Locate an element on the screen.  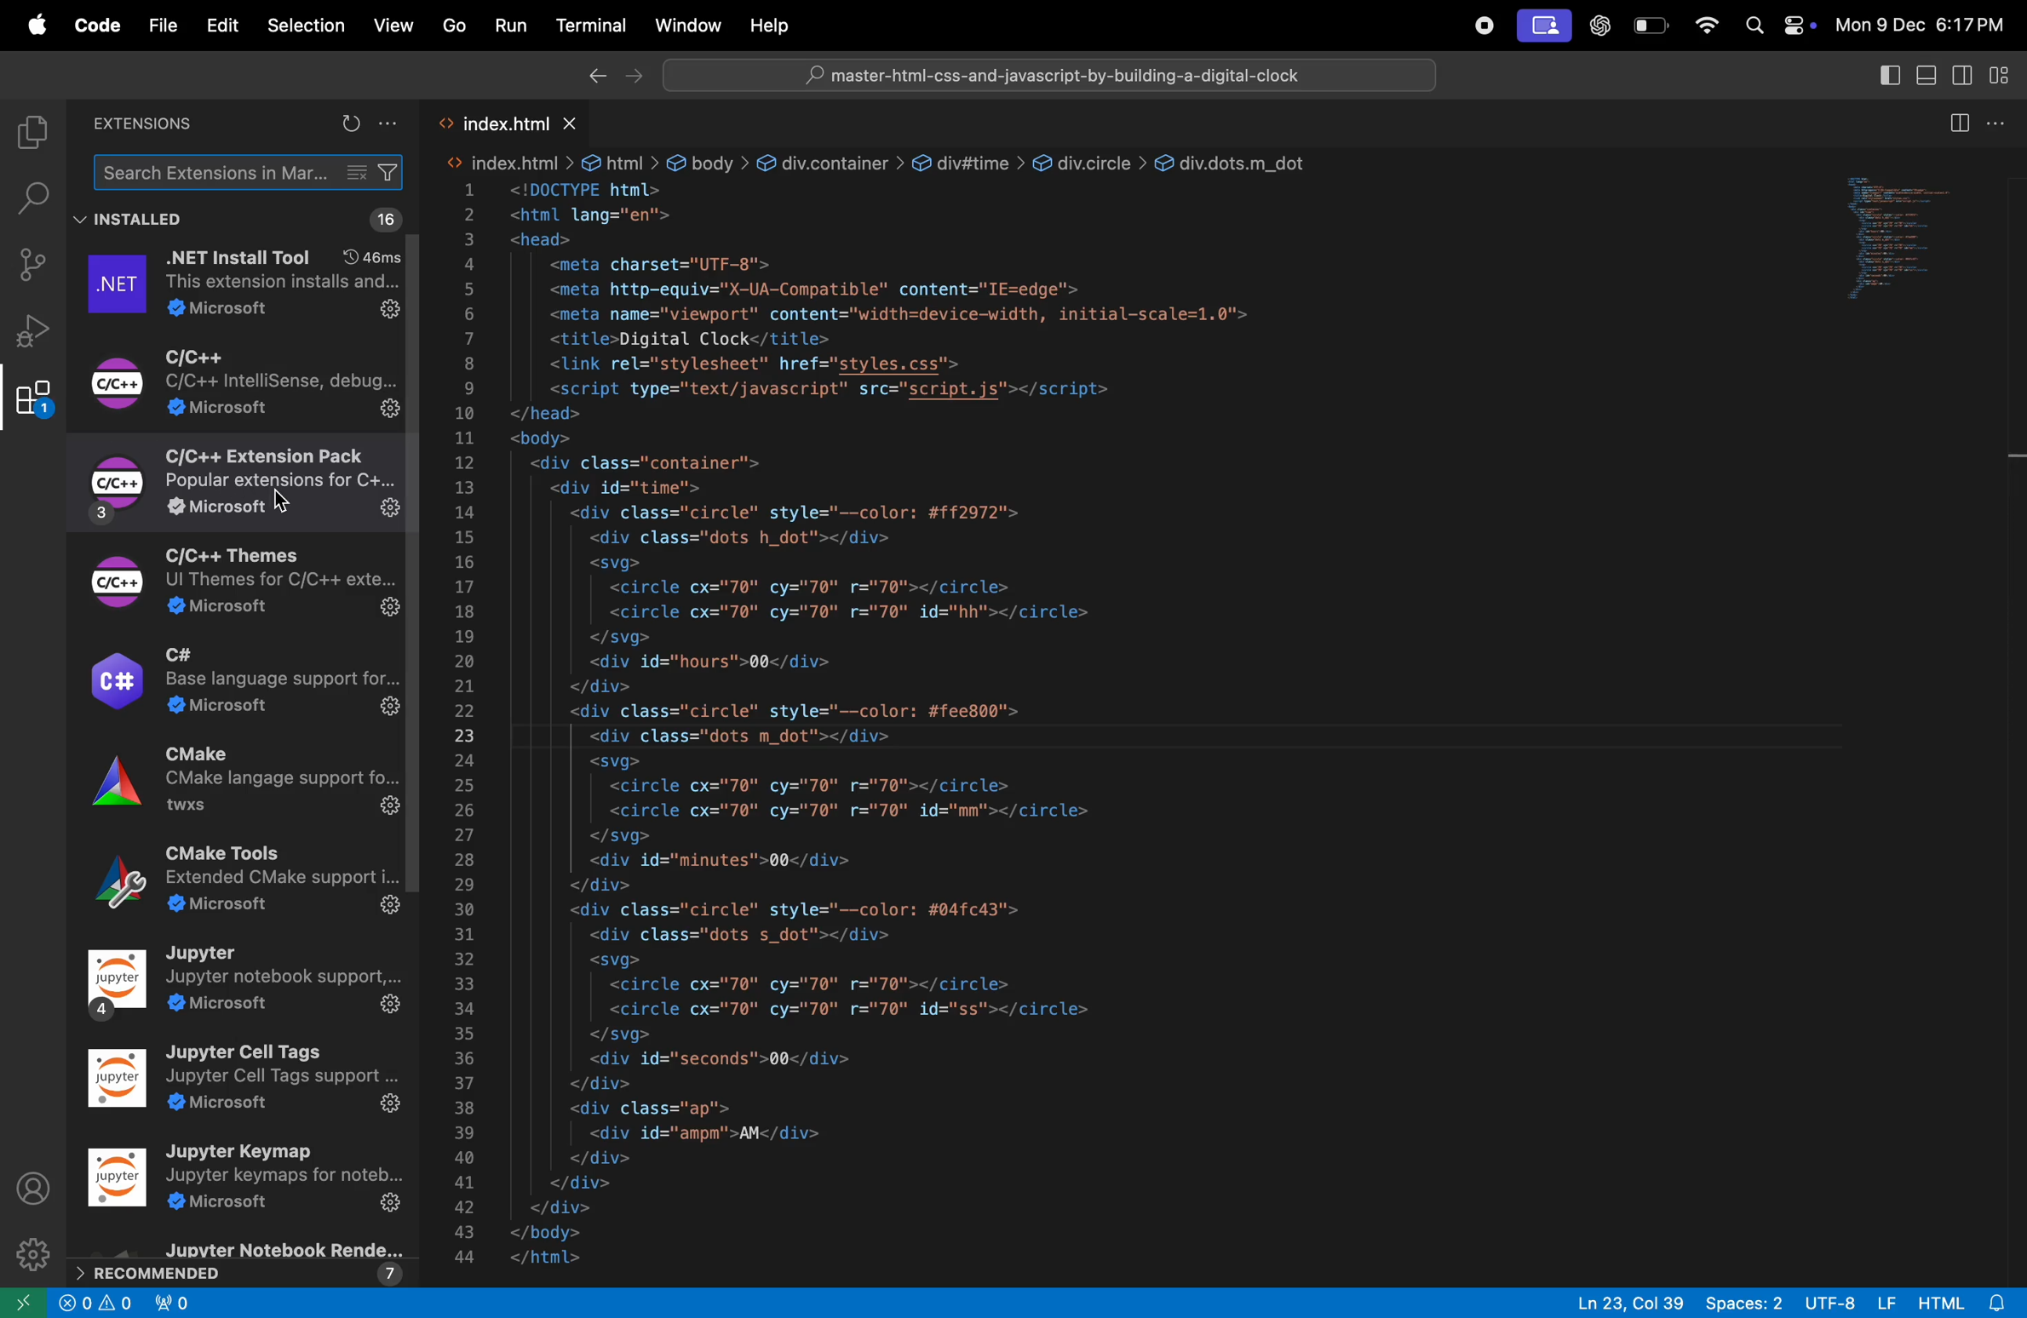
slider is located at coordinates (2014, 475).